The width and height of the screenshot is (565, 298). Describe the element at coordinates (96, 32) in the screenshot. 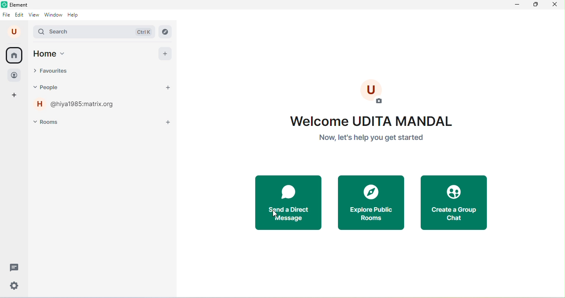

I see `search` at that location.